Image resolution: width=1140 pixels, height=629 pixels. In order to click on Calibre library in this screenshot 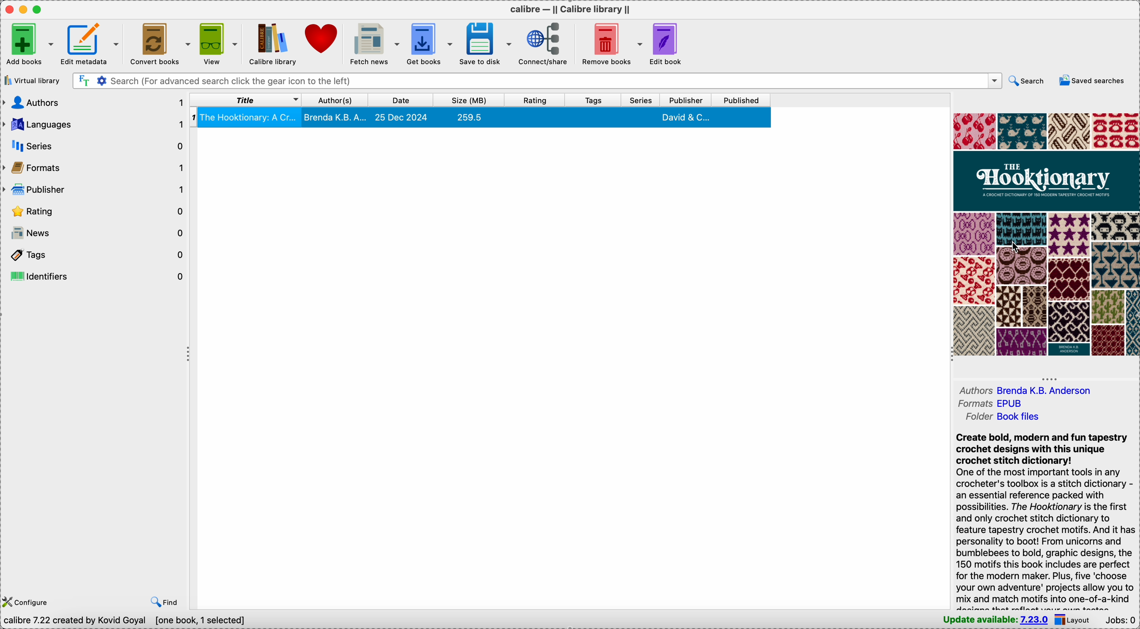, I will do `click(270, 42)`.